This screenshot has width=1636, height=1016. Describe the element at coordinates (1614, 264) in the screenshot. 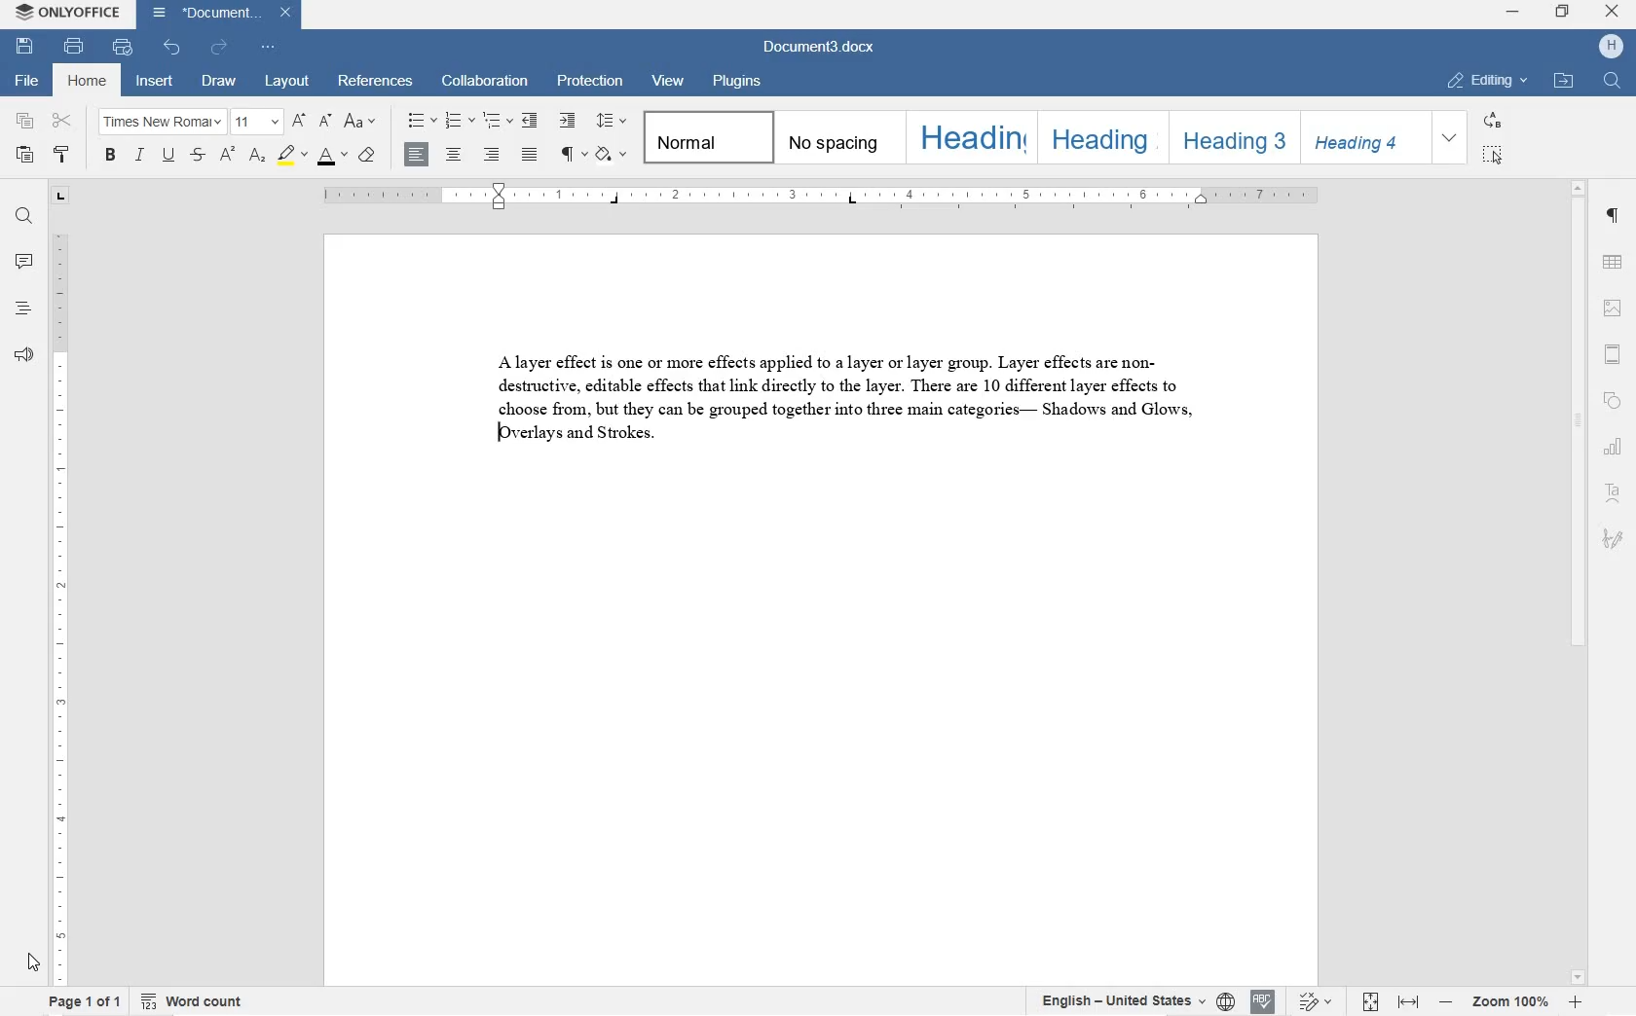

I see `TABLE` at that location.